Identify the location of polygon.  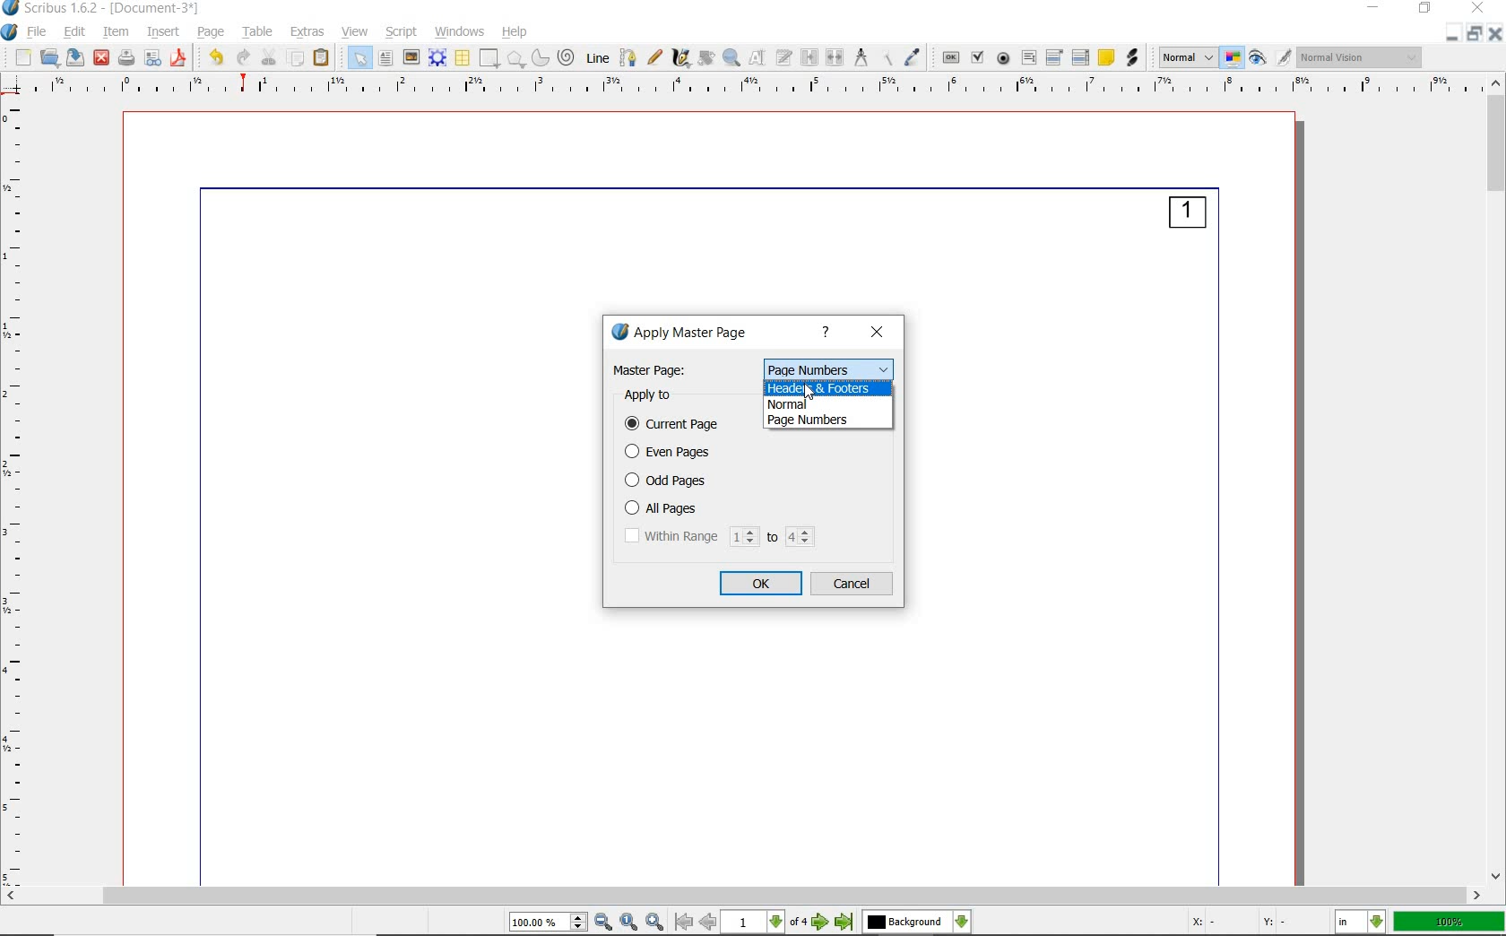
(518, 58).